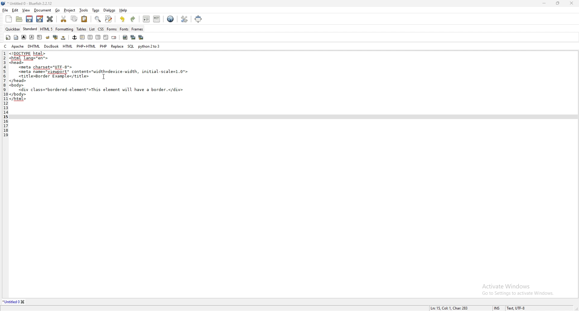 This screenshot has height=311, width=579. What do you see at coordinates (40, 19) in the screenshot?
I see `save file as` at bounding box center [40, 19].